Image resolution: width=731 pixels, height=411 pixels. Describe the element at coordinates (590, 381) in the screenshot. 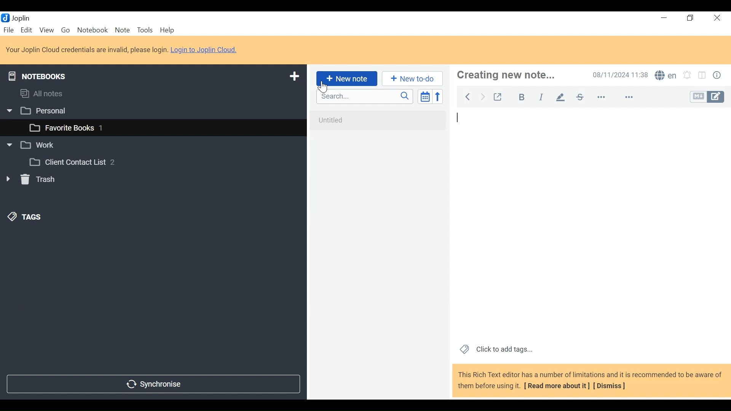

I see `This Rich Text editor has a number of limitations and it is recommended to be aware of
them before using it. [ Read more about it] [Dismiss]` at that location.